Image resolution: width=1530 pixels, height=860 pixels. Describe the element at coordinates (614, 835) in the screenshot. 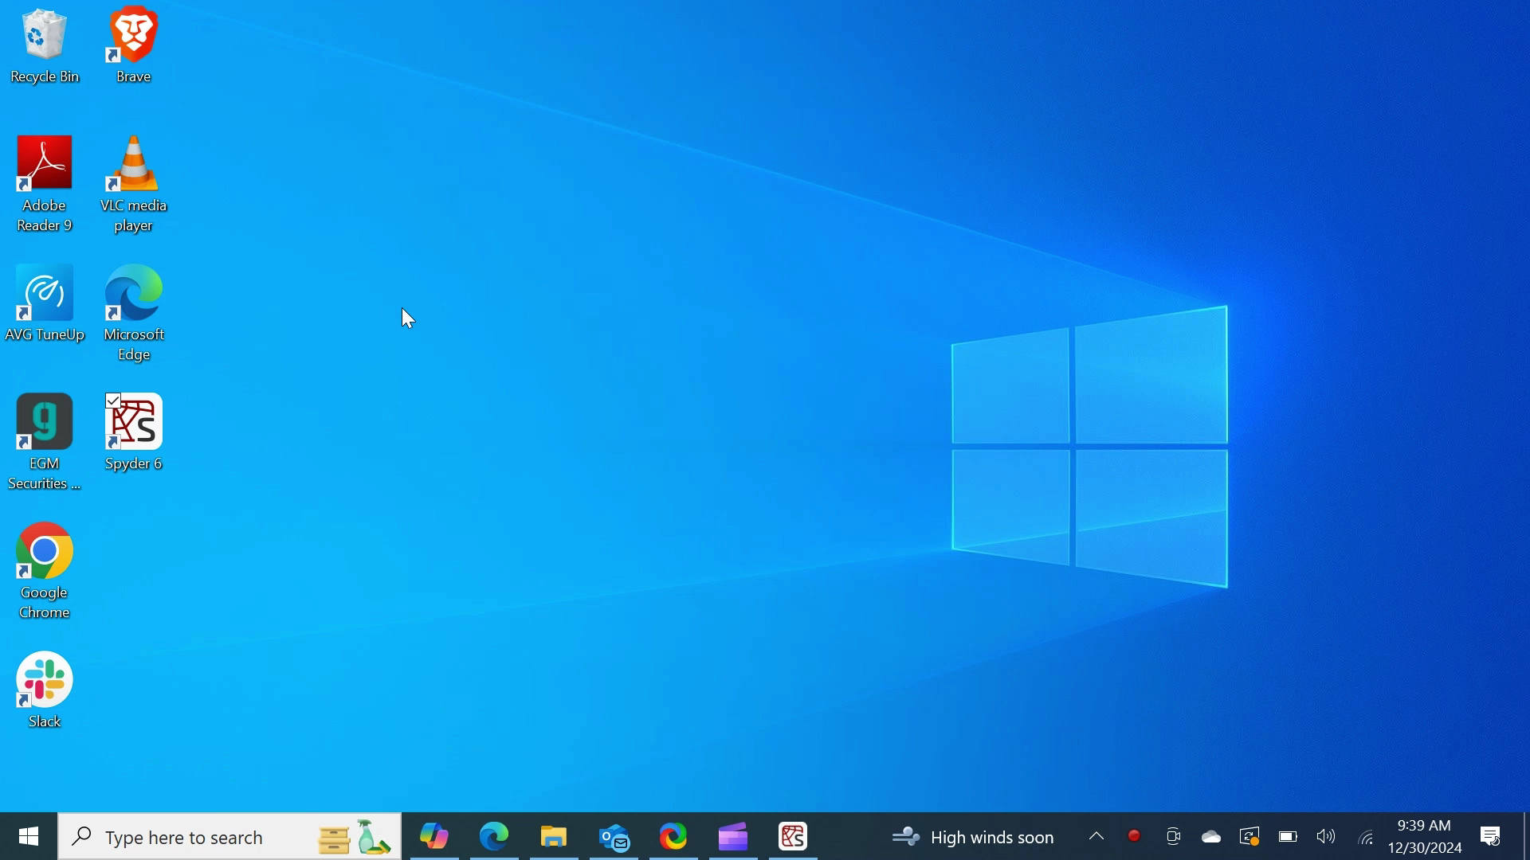

I see `Outlook Desktop Icon` at that location.